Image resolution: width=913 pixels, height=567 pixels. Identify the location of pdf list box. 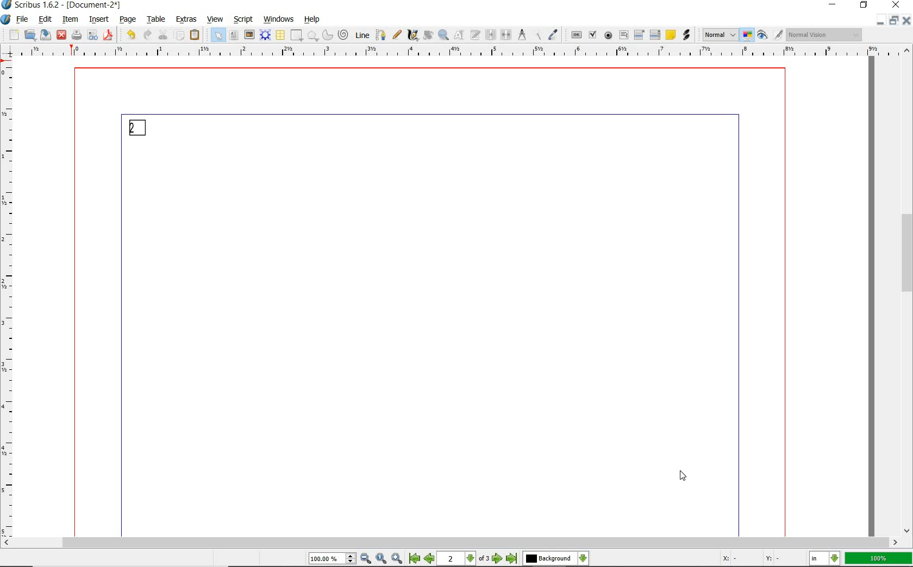
(655, 35).